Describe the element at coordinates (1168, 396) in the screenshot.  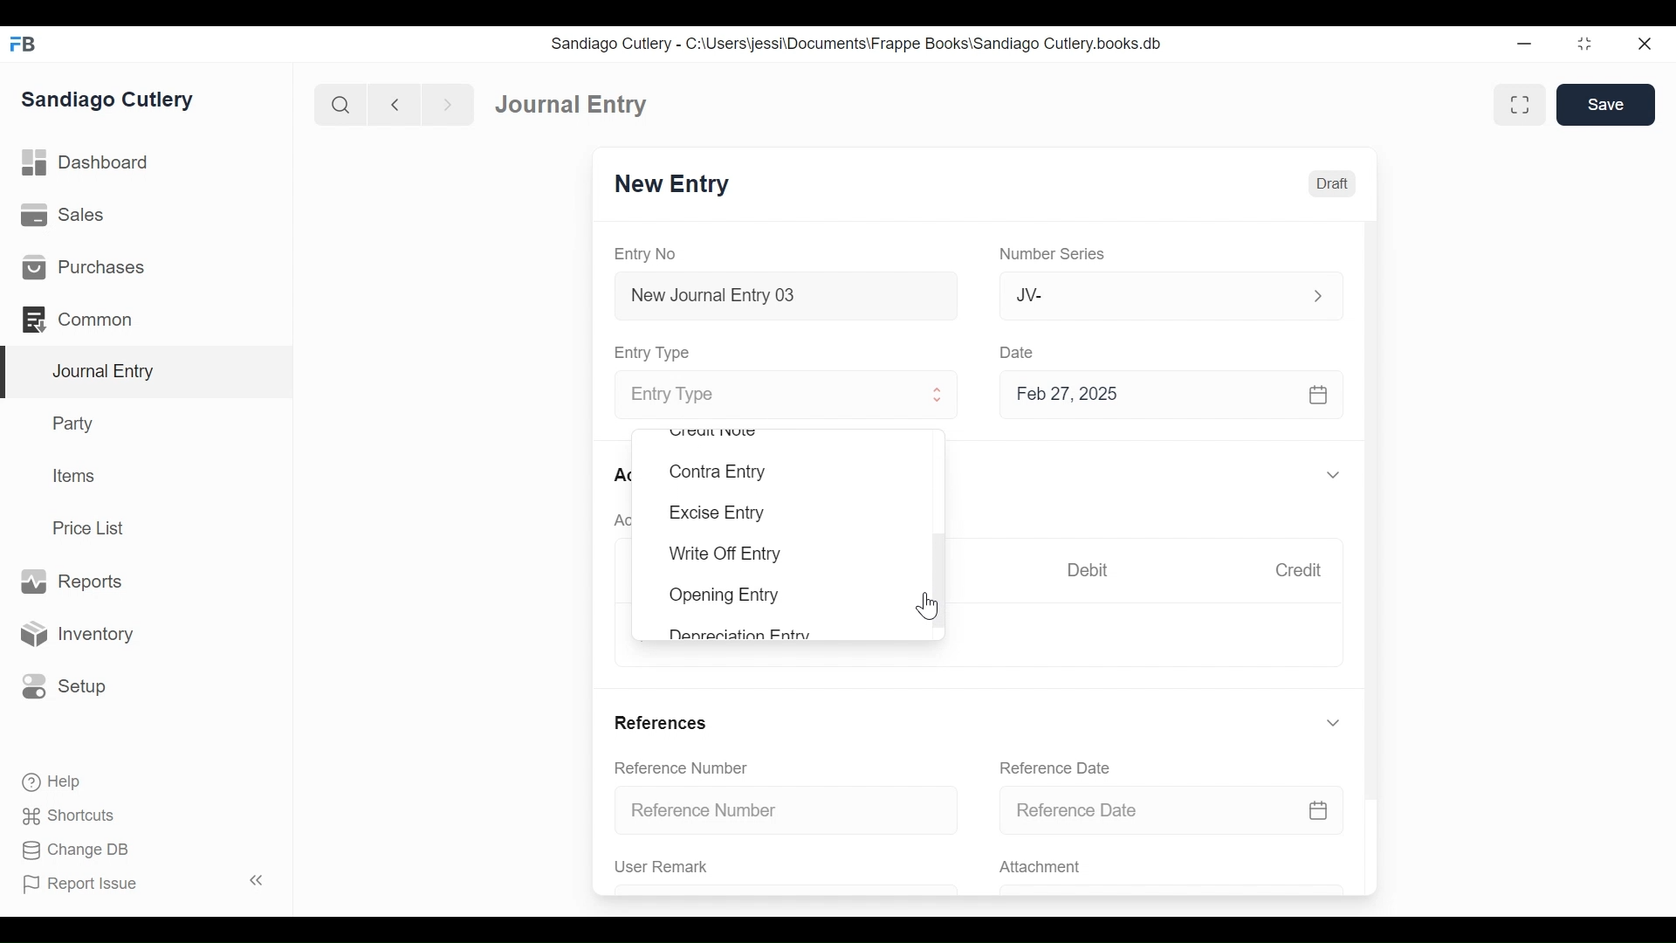
I see `Feb 27, 2025` at that location.